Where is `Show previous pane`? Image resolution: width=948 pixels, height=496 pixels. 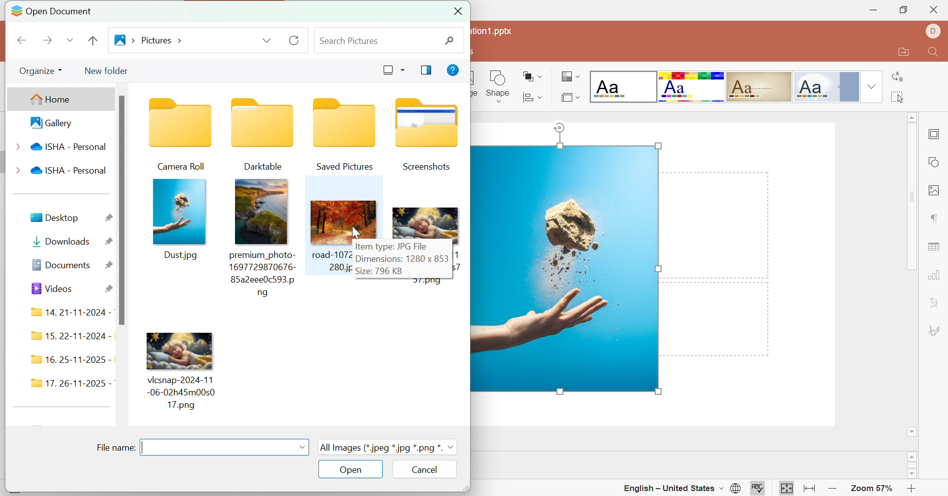
Show previous pane is located at coordinates (427, 69).